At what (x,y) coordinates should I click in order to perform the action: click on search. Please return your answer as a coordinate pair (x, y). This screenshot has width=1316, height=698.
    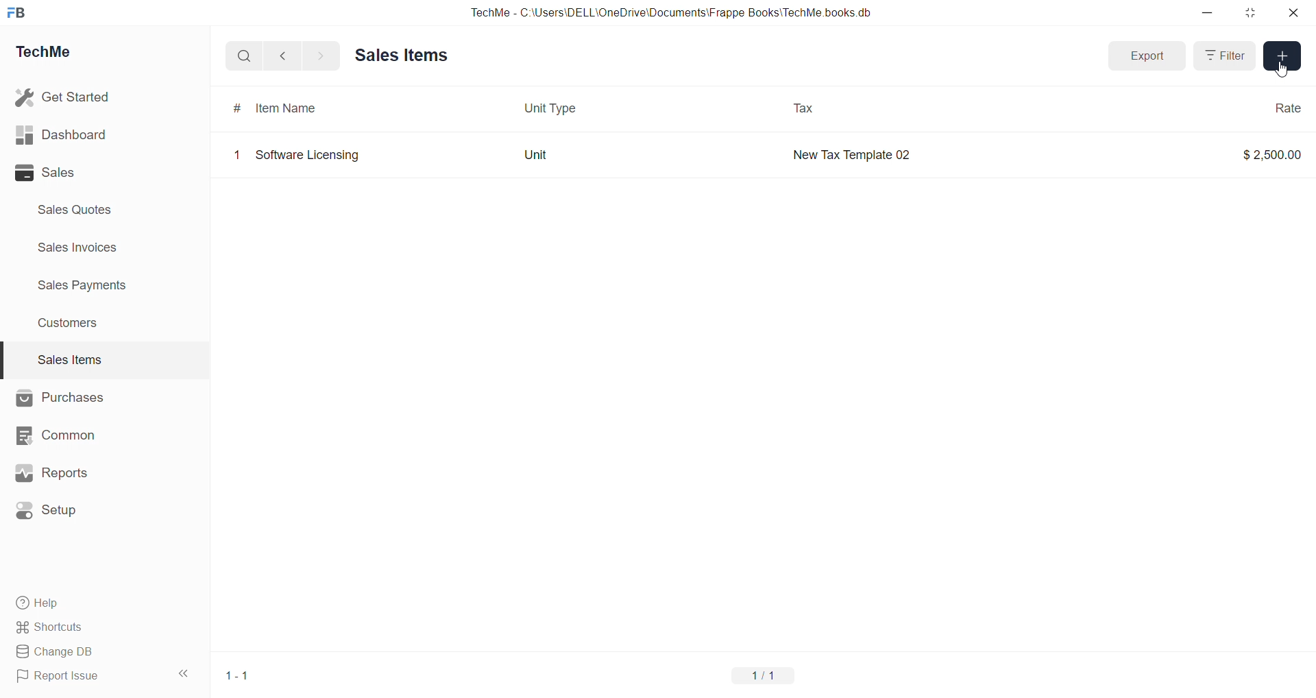
    Looking at the image, I should click on (244, 56).